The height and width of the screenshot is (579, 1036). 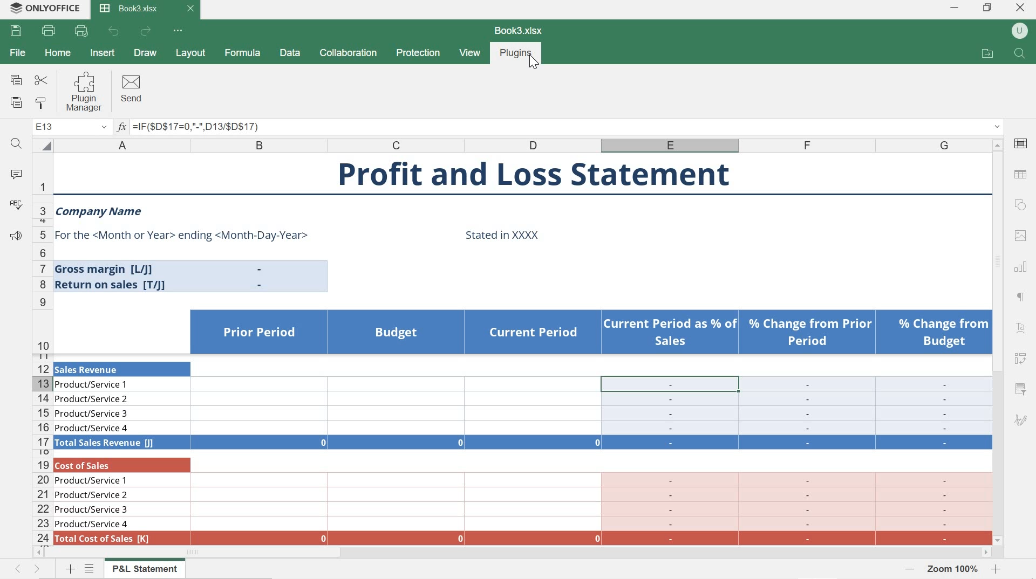 I want to click on shape, so click(x=1020, y=206).